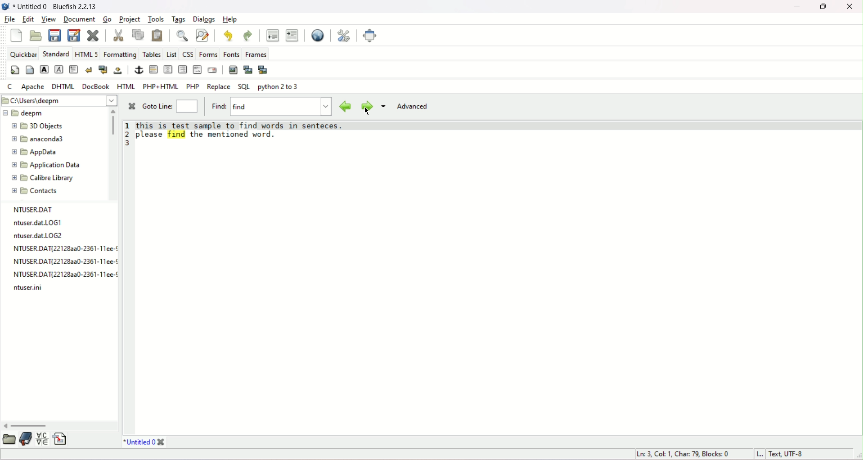 This screenshot has width=863, height=460. What do you see at coordinates (790, 455) in the screenshot?
I see `text, UTF-8` at bounding box center [790, 455].